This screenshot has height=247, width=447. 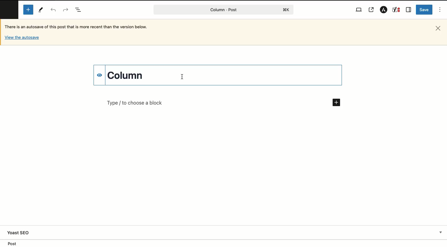 What do you see at coordinates (182, 77) in the screenshot?
I see `Typing` at bounding box center [182, 77].